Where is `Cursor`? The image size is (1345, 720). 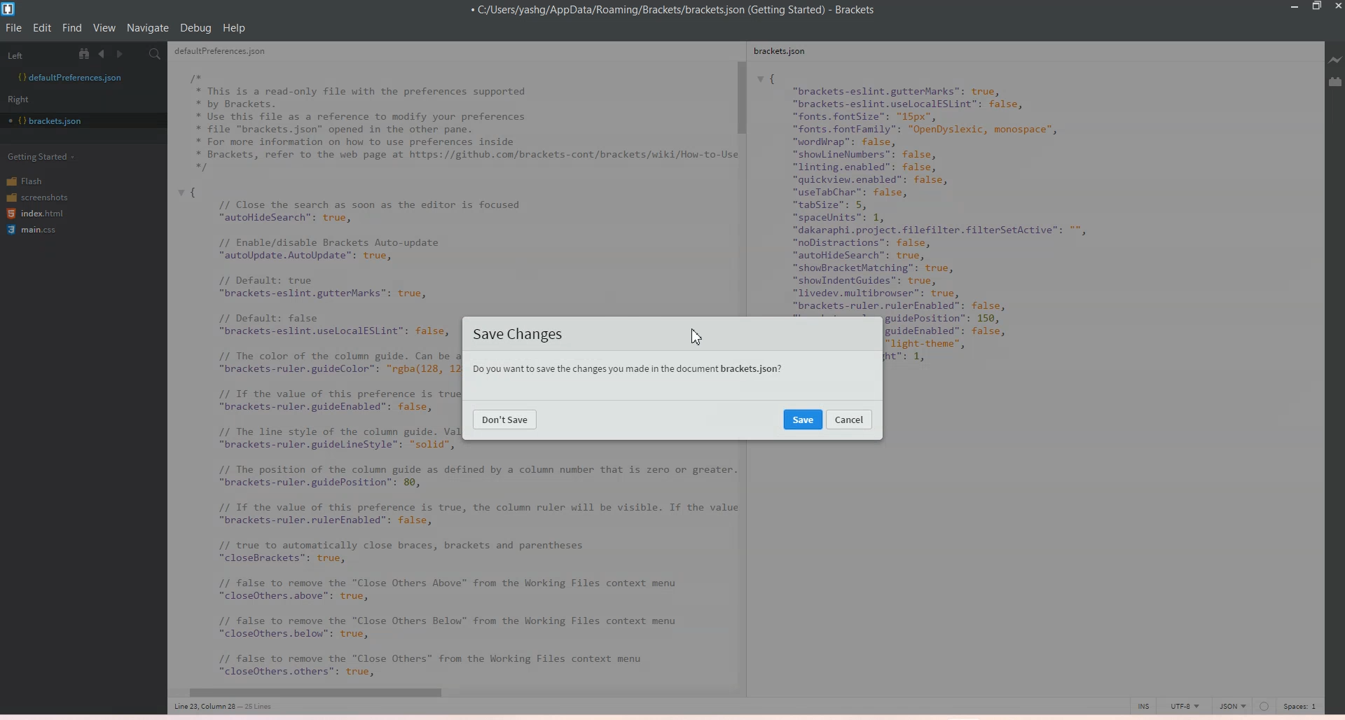 Cursor is located at coordinates (696, 335).